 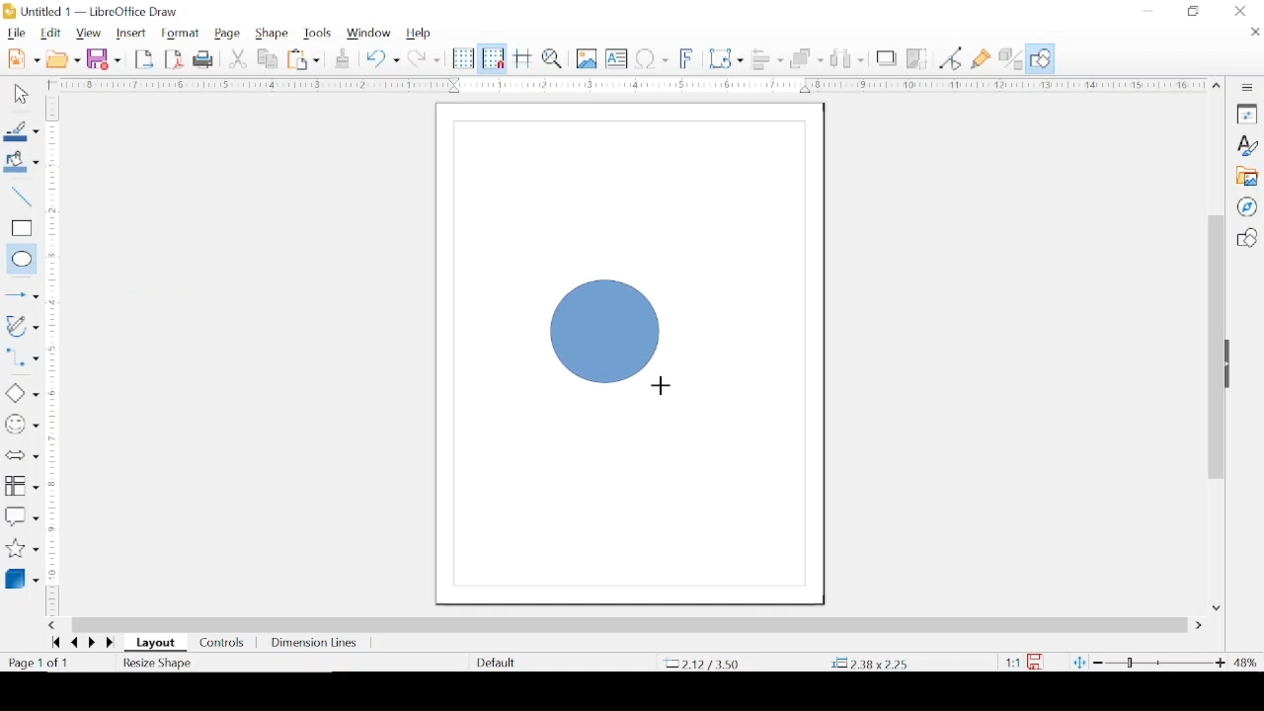 What do you see at coordinates (1242, 11) in the screenshot?
I see `close` at bounding box center [1242, 11].